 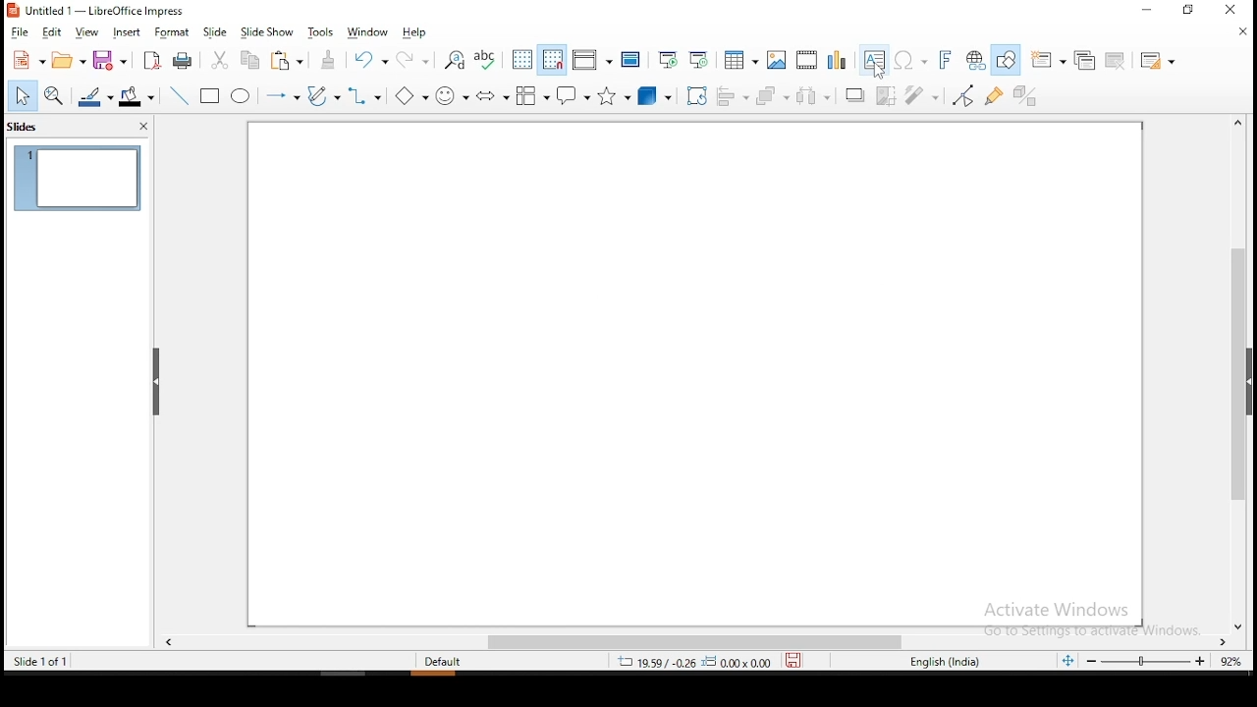 What do you see at coordinates (1160, 56) in the screenshot?
I see `slide layout` at bounding box center [1160, 56].